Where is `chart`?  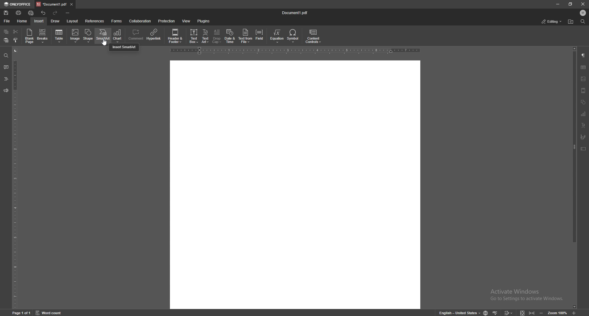
chart is located at coordinates (584, 114).